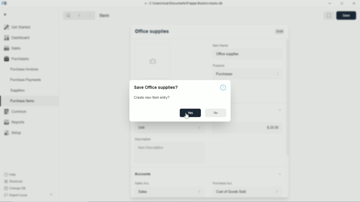  Describe the element at coordinates (153, 61) in the screenshot. I see `photo upload field` at that location.